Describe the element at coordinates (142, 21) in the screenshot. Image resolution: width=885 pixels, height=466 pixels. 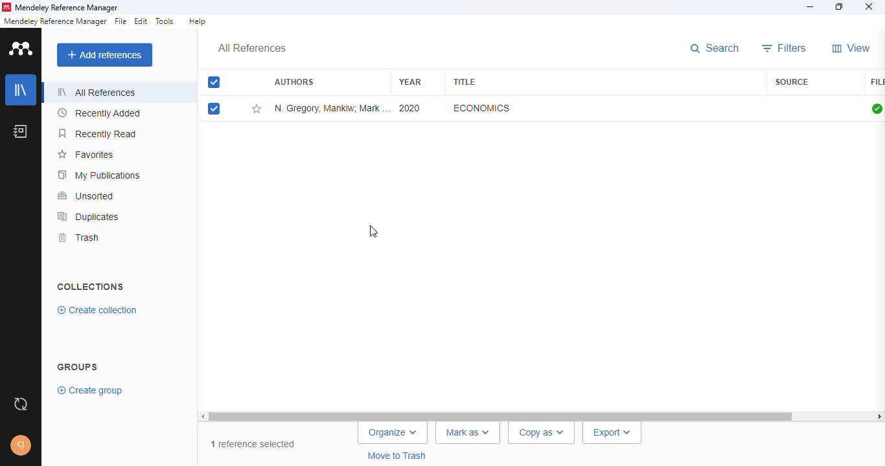
I see `edit` at that location.